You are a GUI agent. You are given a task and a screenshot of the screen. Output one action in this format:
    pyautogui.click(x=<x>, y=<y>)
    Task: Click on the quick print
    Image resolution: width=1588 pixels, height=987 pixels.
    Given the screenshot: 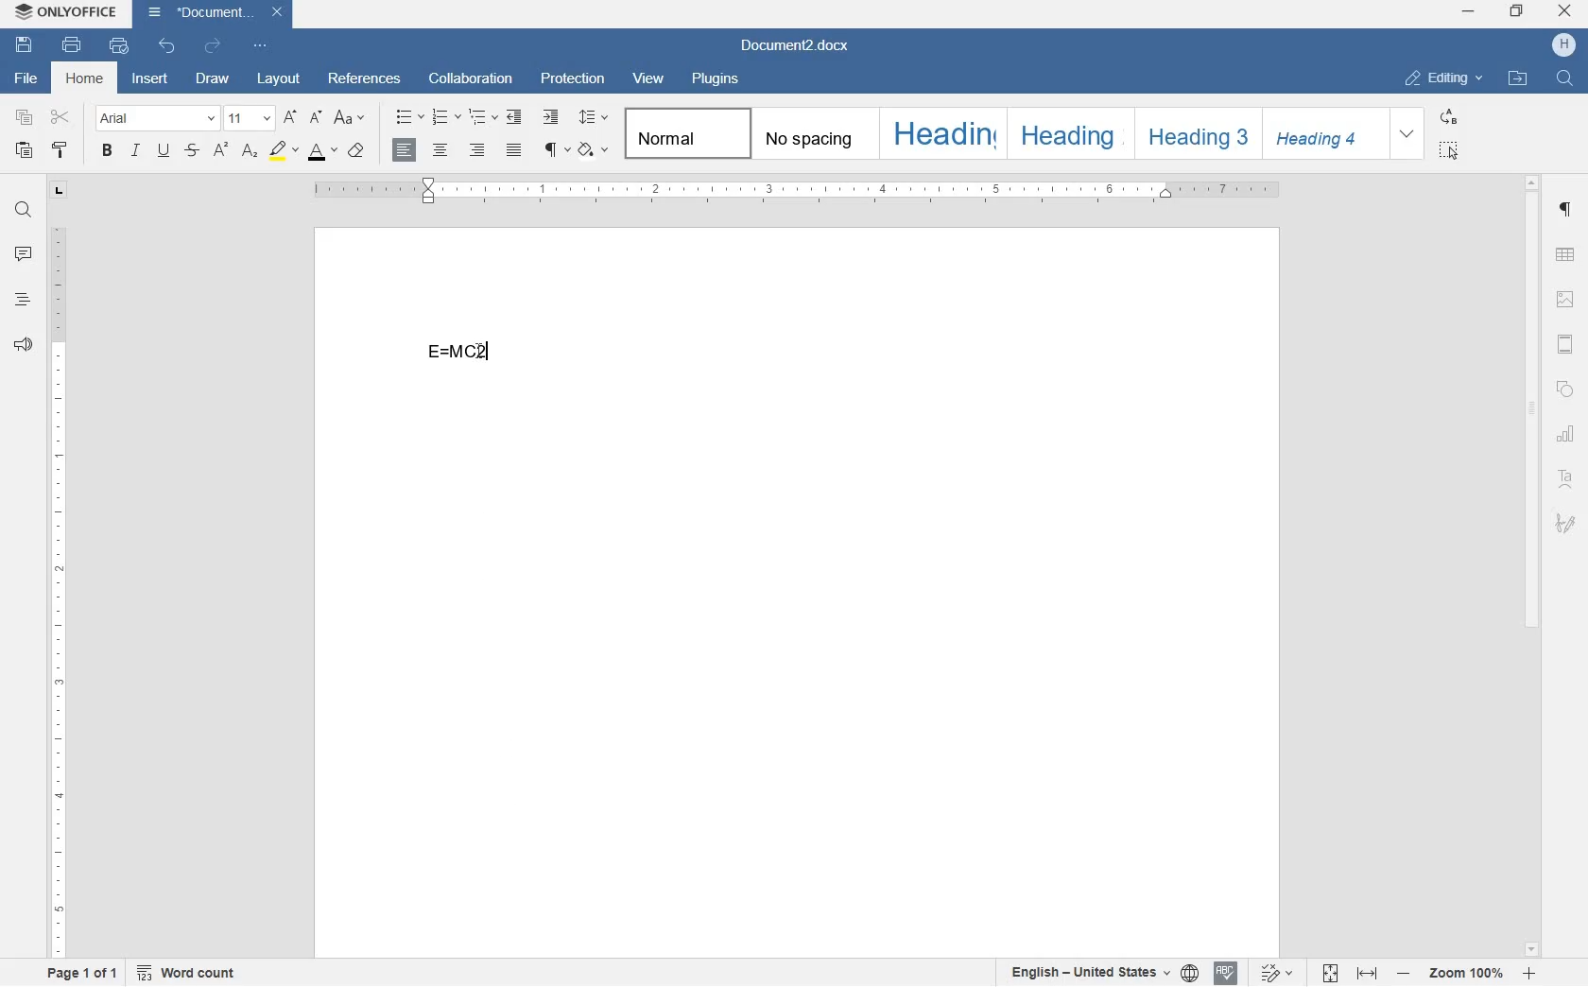 What is the action you would take?
    pyautogui.click(x=118, y=45)
    